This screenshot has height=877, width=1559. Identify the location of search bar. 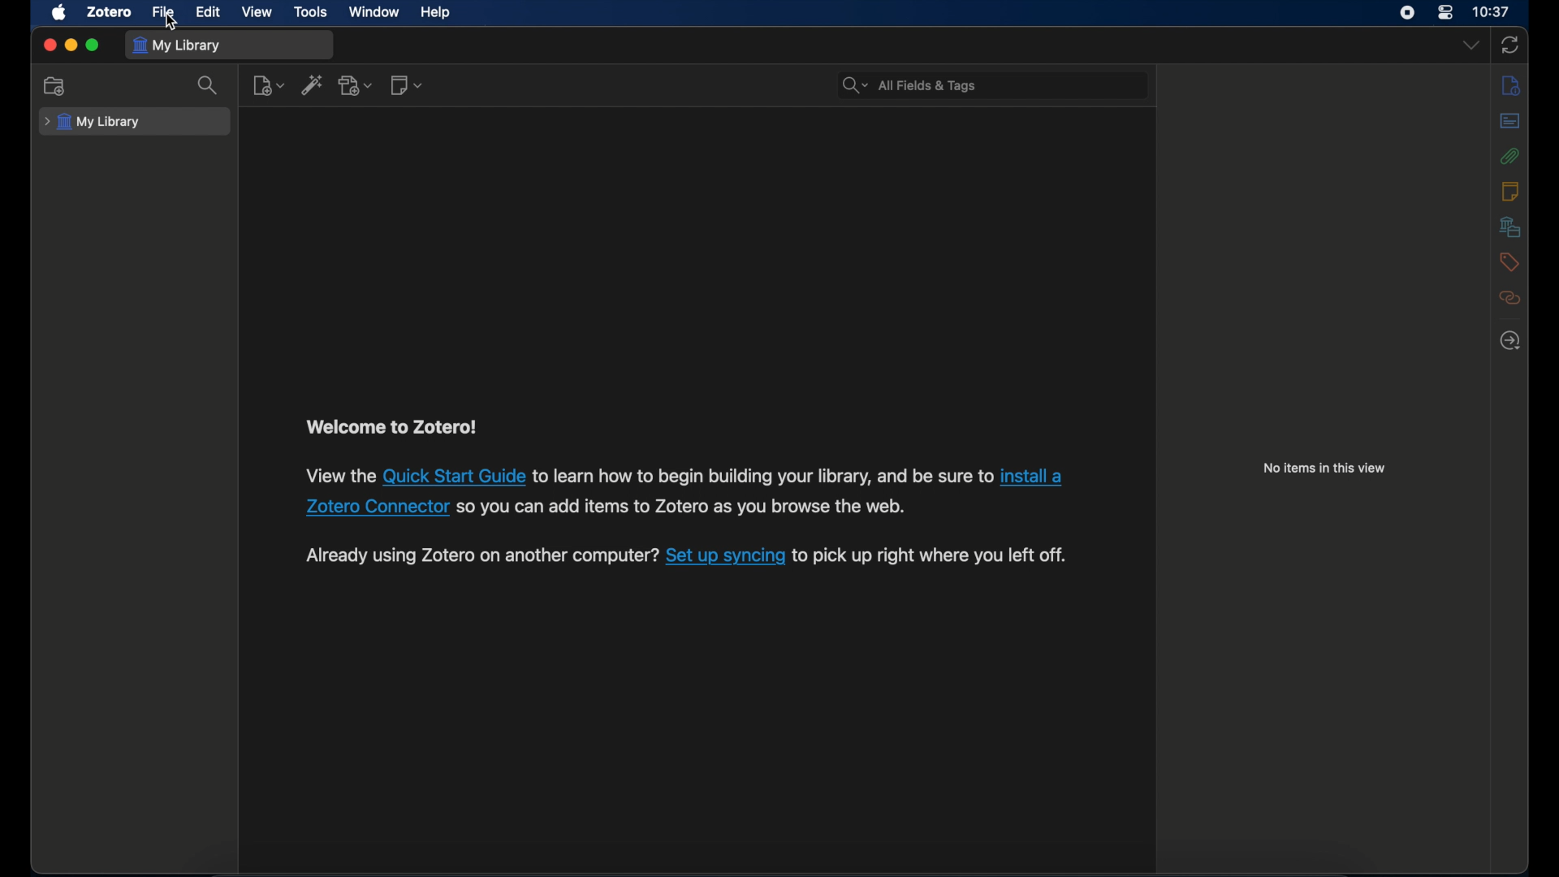
(1012, 86).